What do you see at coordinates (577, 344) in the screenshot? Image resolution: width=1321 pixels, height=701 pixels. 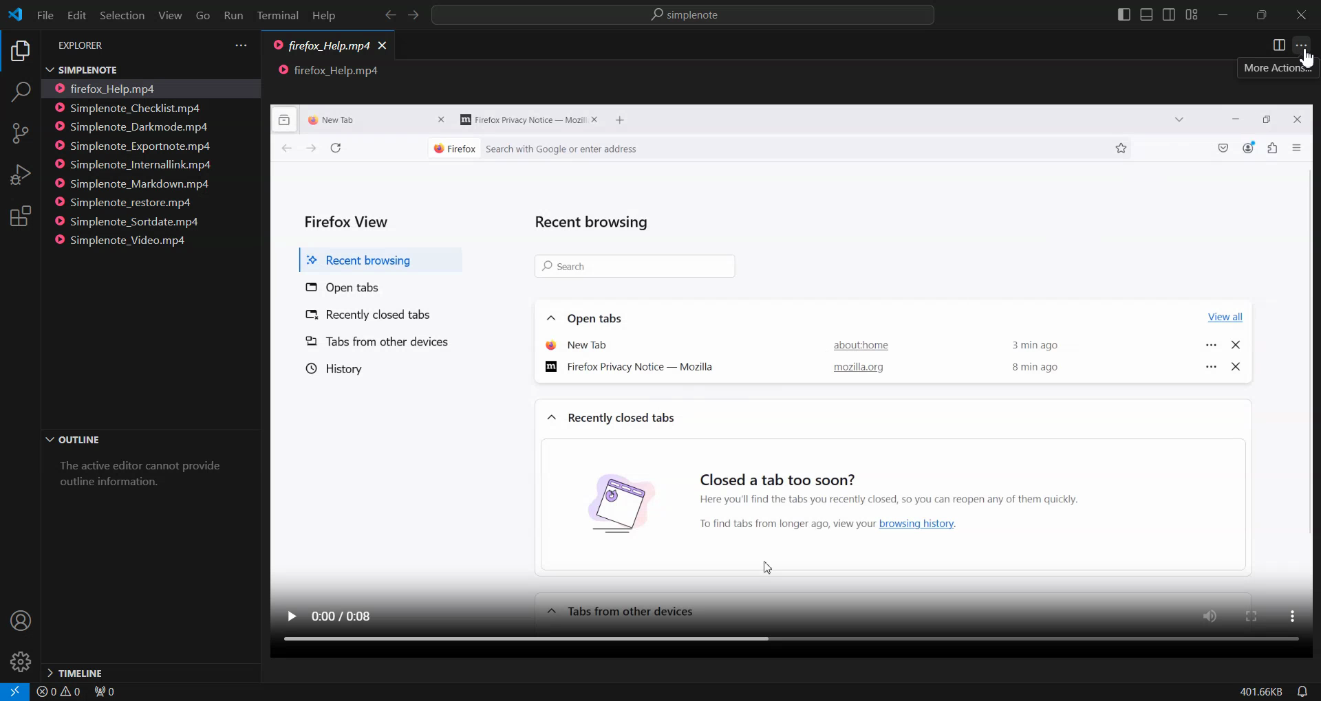 I see `NewT ab` at bounding box center [577, 344].